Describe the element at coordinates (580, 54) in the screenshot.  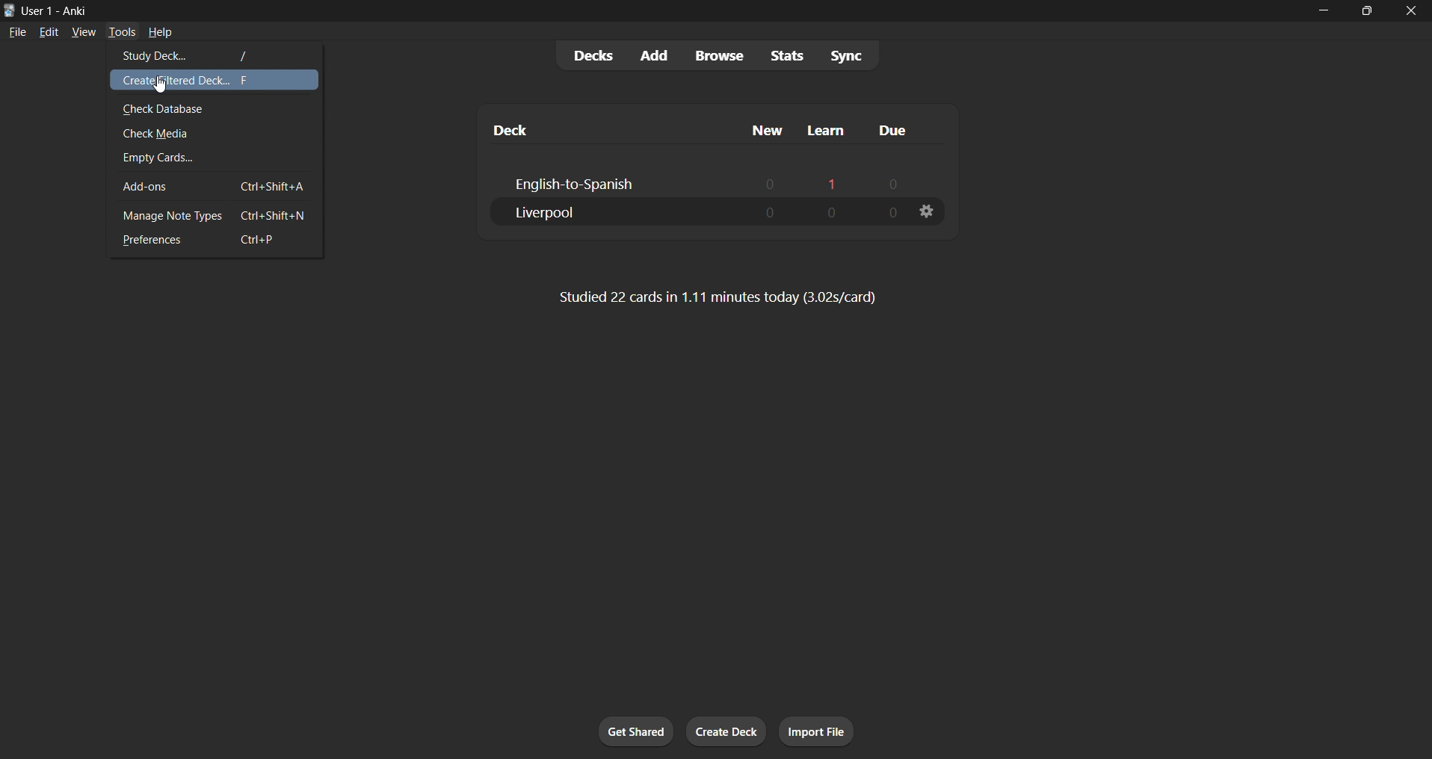
I see `decks` at that location.